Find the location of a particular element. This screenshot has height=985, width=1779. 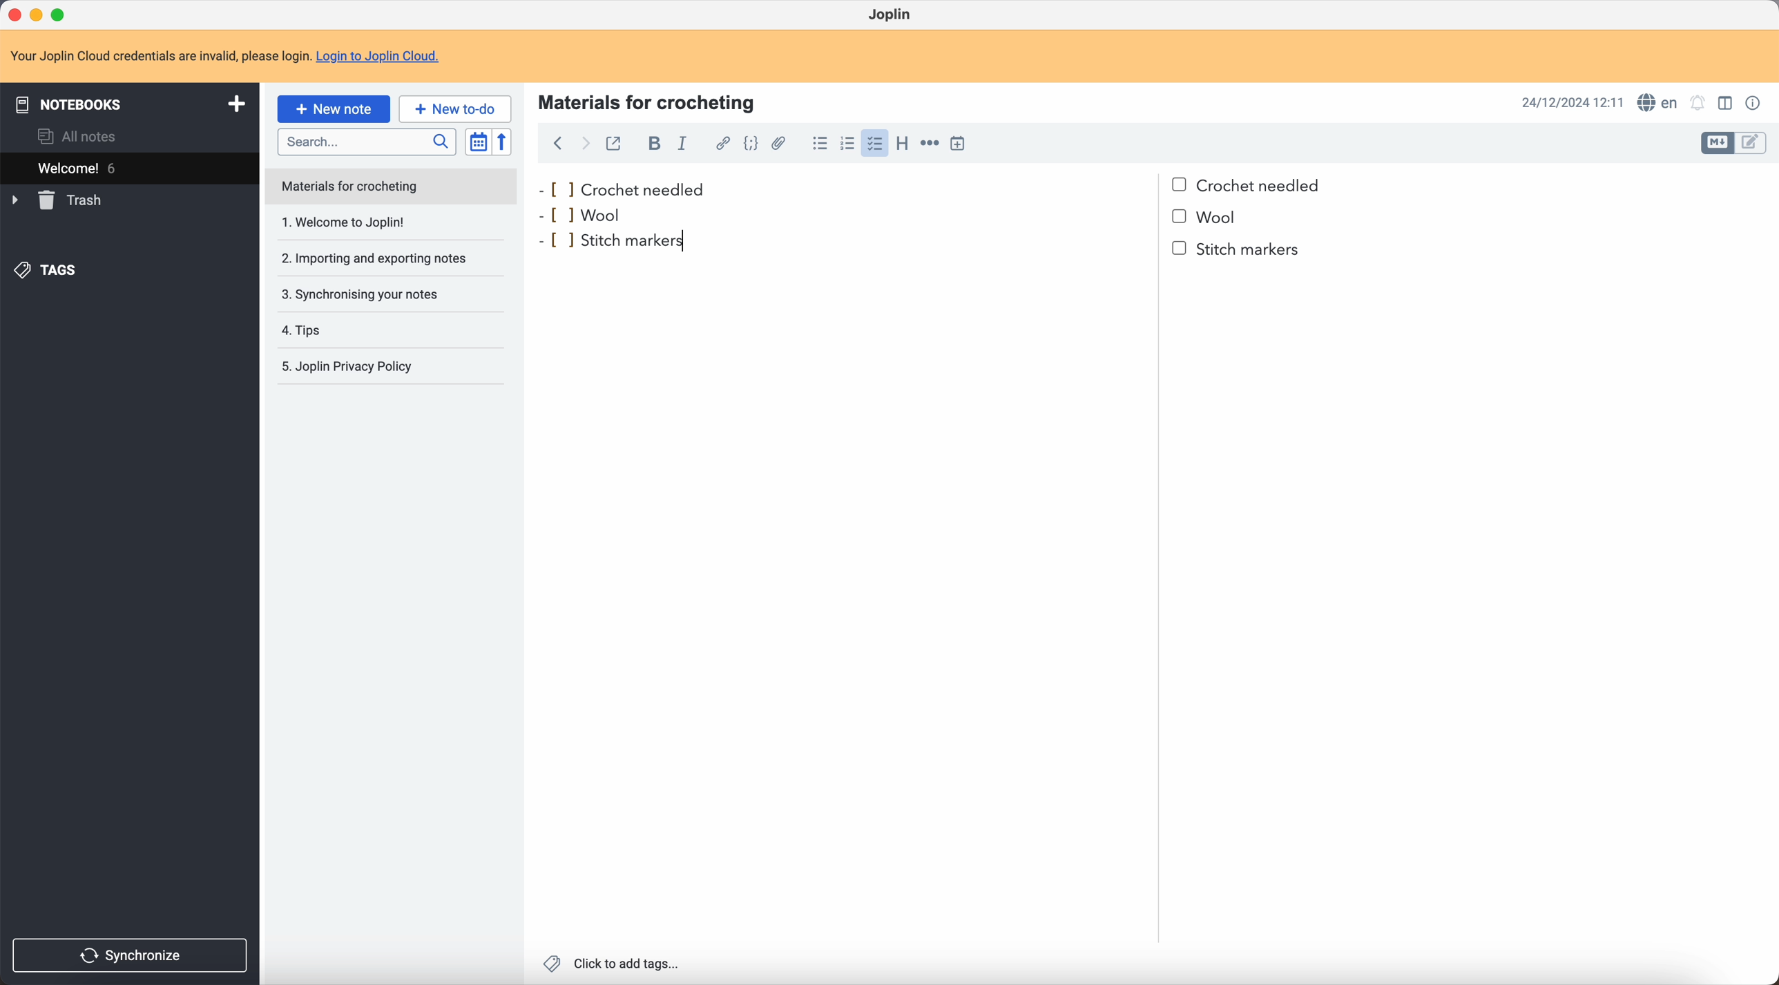

toggle sort order field is located at coordinates (477, 142).